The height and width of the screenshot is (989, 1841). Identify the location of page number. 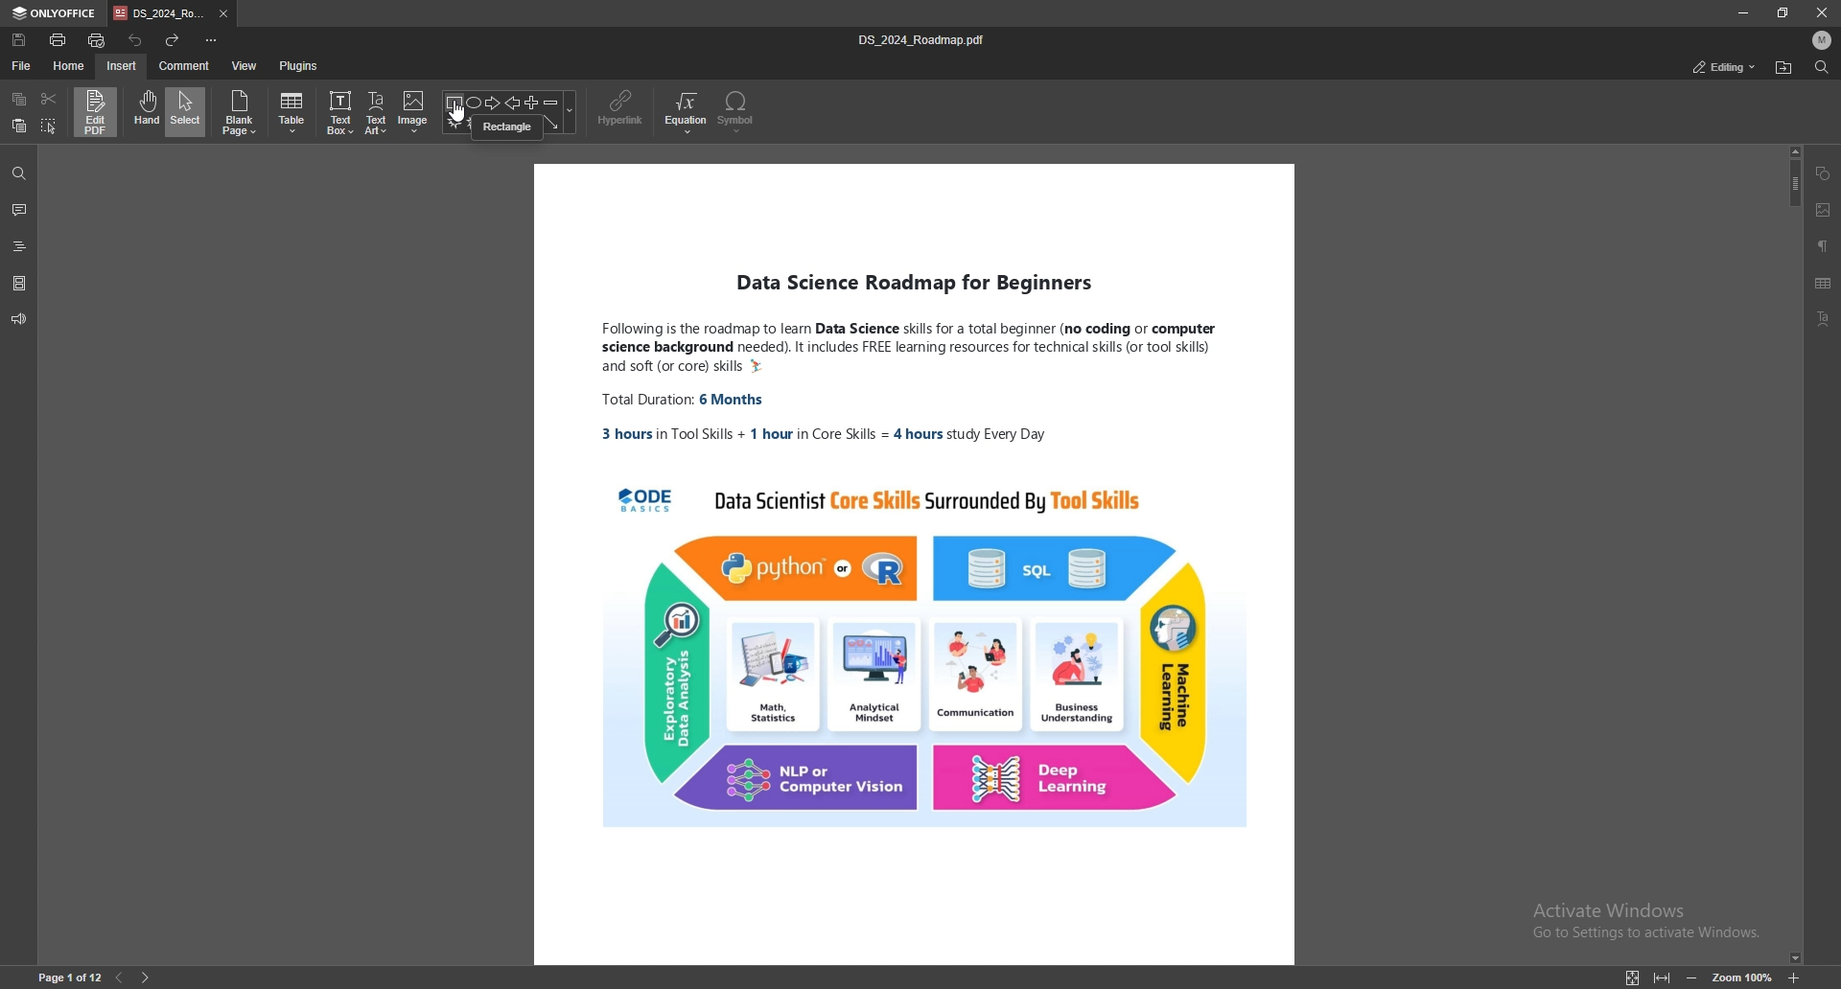
(70, 977).